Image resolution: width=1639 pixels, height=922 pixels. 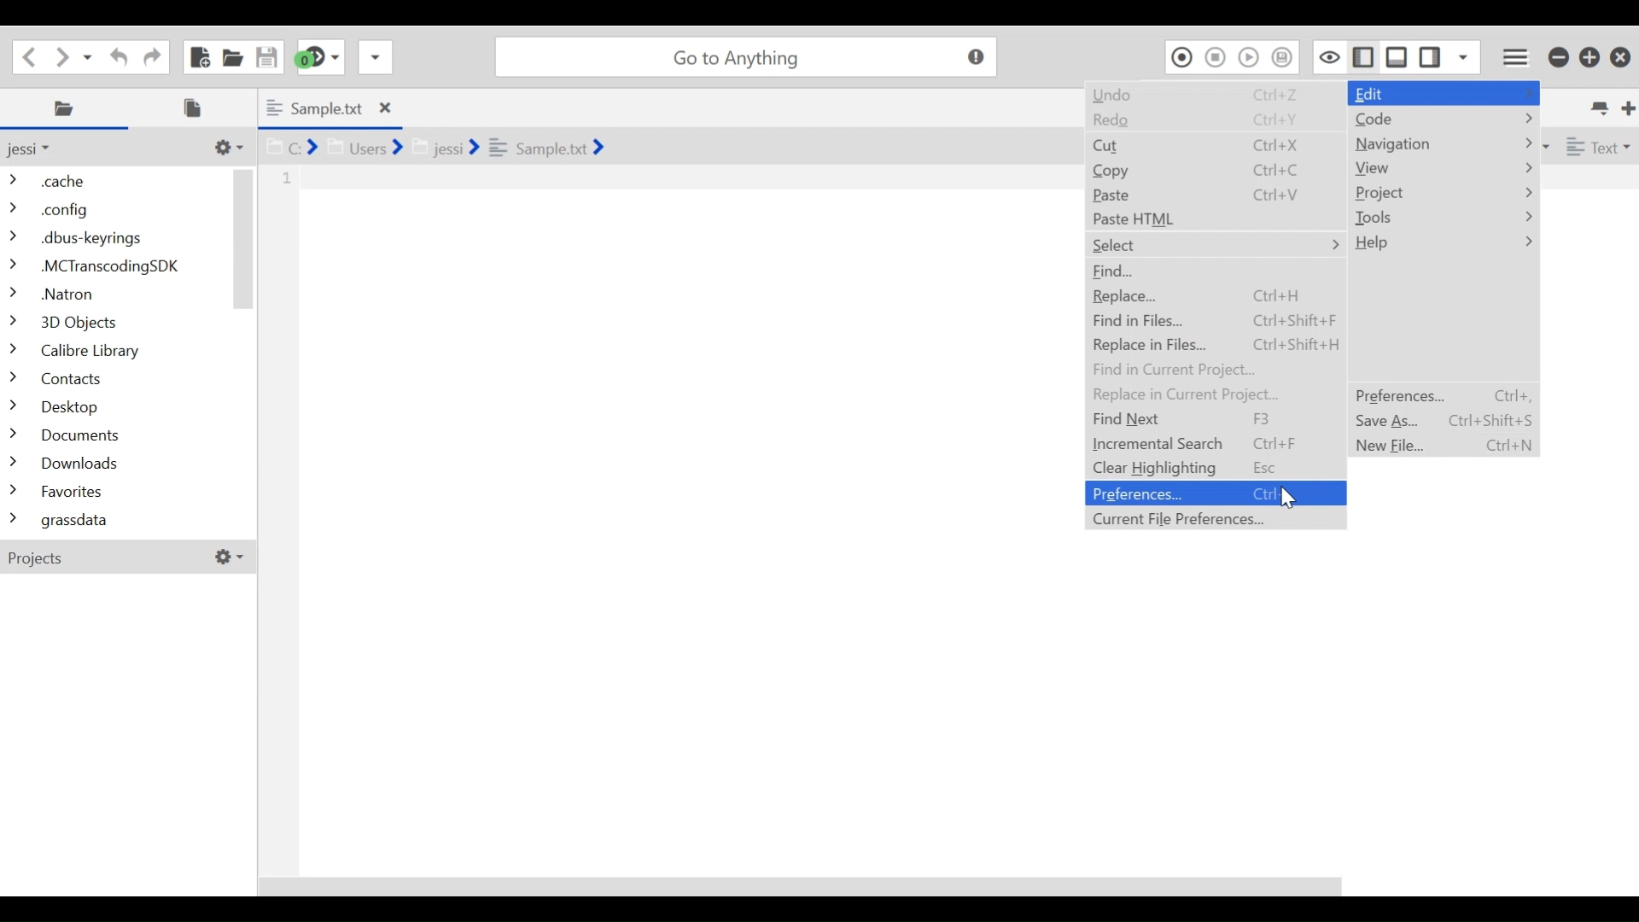 What do you see at coordinates (1213, 418) in the screenshot?
I see `Find Next` at bounding box center [1213, 418].